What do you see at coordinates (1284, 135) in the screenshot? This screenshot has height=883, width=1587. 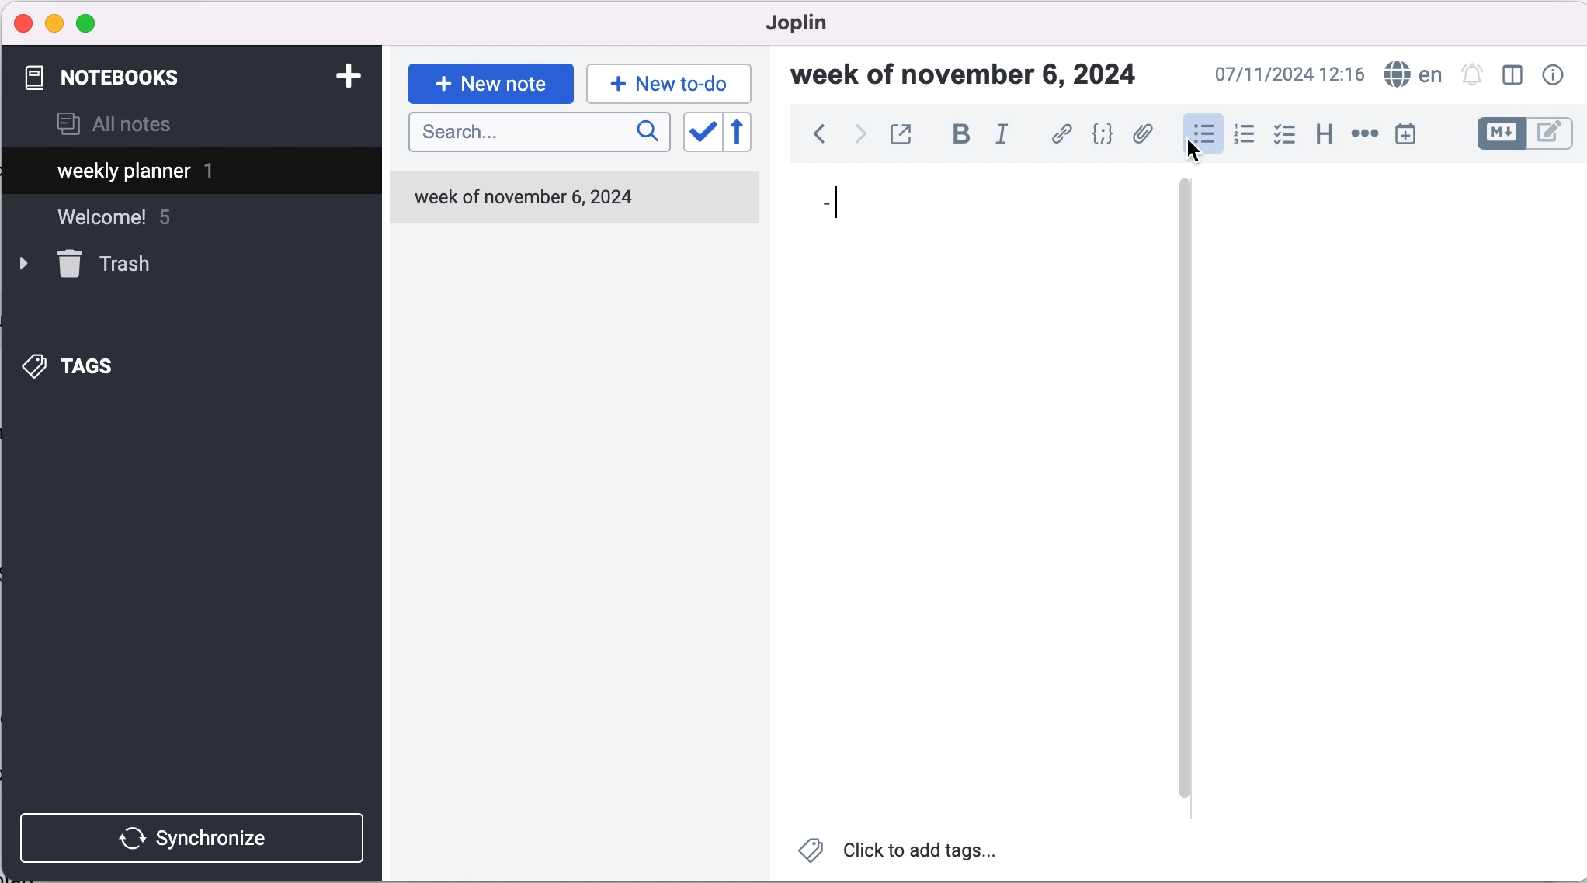 I see `checkbox` at bounding box center [1284, 135].